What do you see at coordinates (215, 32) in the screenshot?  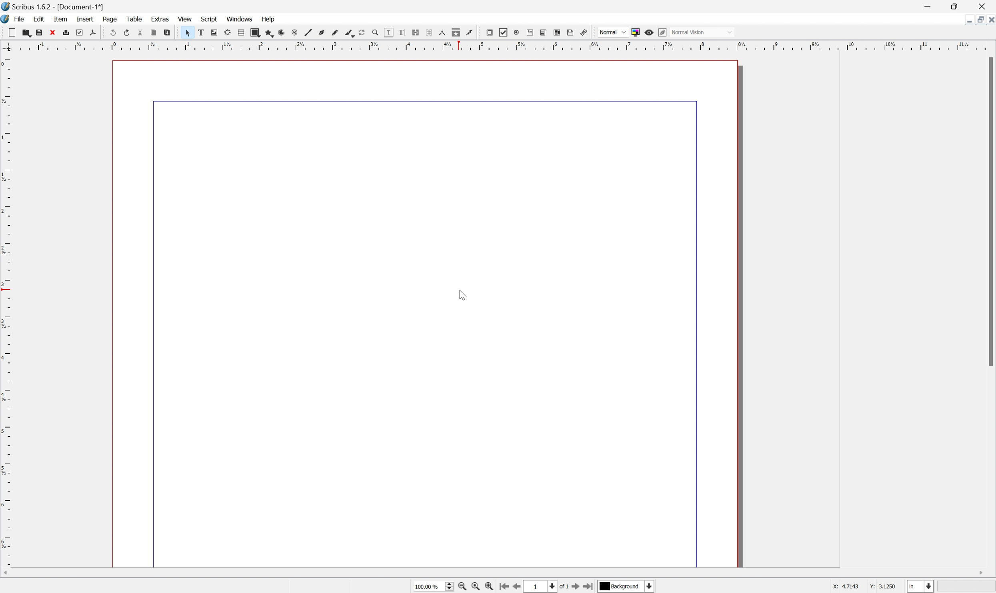 I see `image frame` at bounding box center [215, 32].